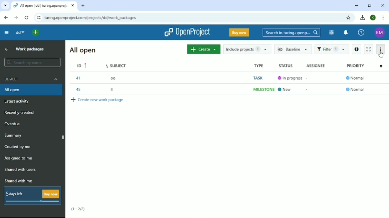 The image size is (389, 218). What do you see at coordinates (362, 32) in the screenshot?
I see `Help` at bounding box center [362, 32].